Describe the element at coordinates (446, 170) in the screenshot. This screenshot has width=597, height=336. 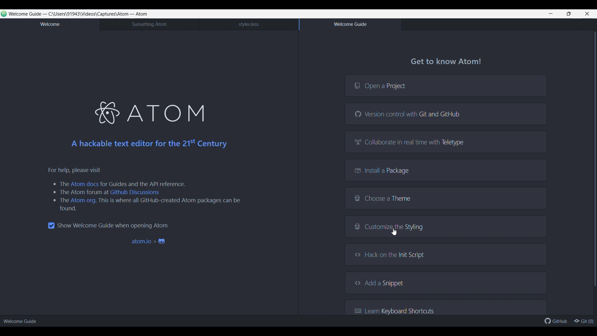
I see `Install a Package` at that location.